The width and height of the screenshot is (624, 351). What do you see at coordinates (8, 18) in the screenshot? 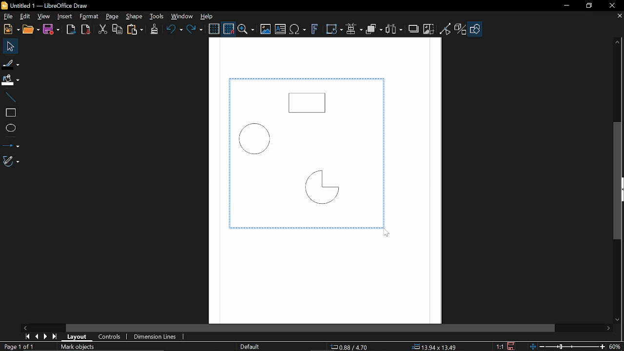
I see `File` at bounding box center [8, 18].